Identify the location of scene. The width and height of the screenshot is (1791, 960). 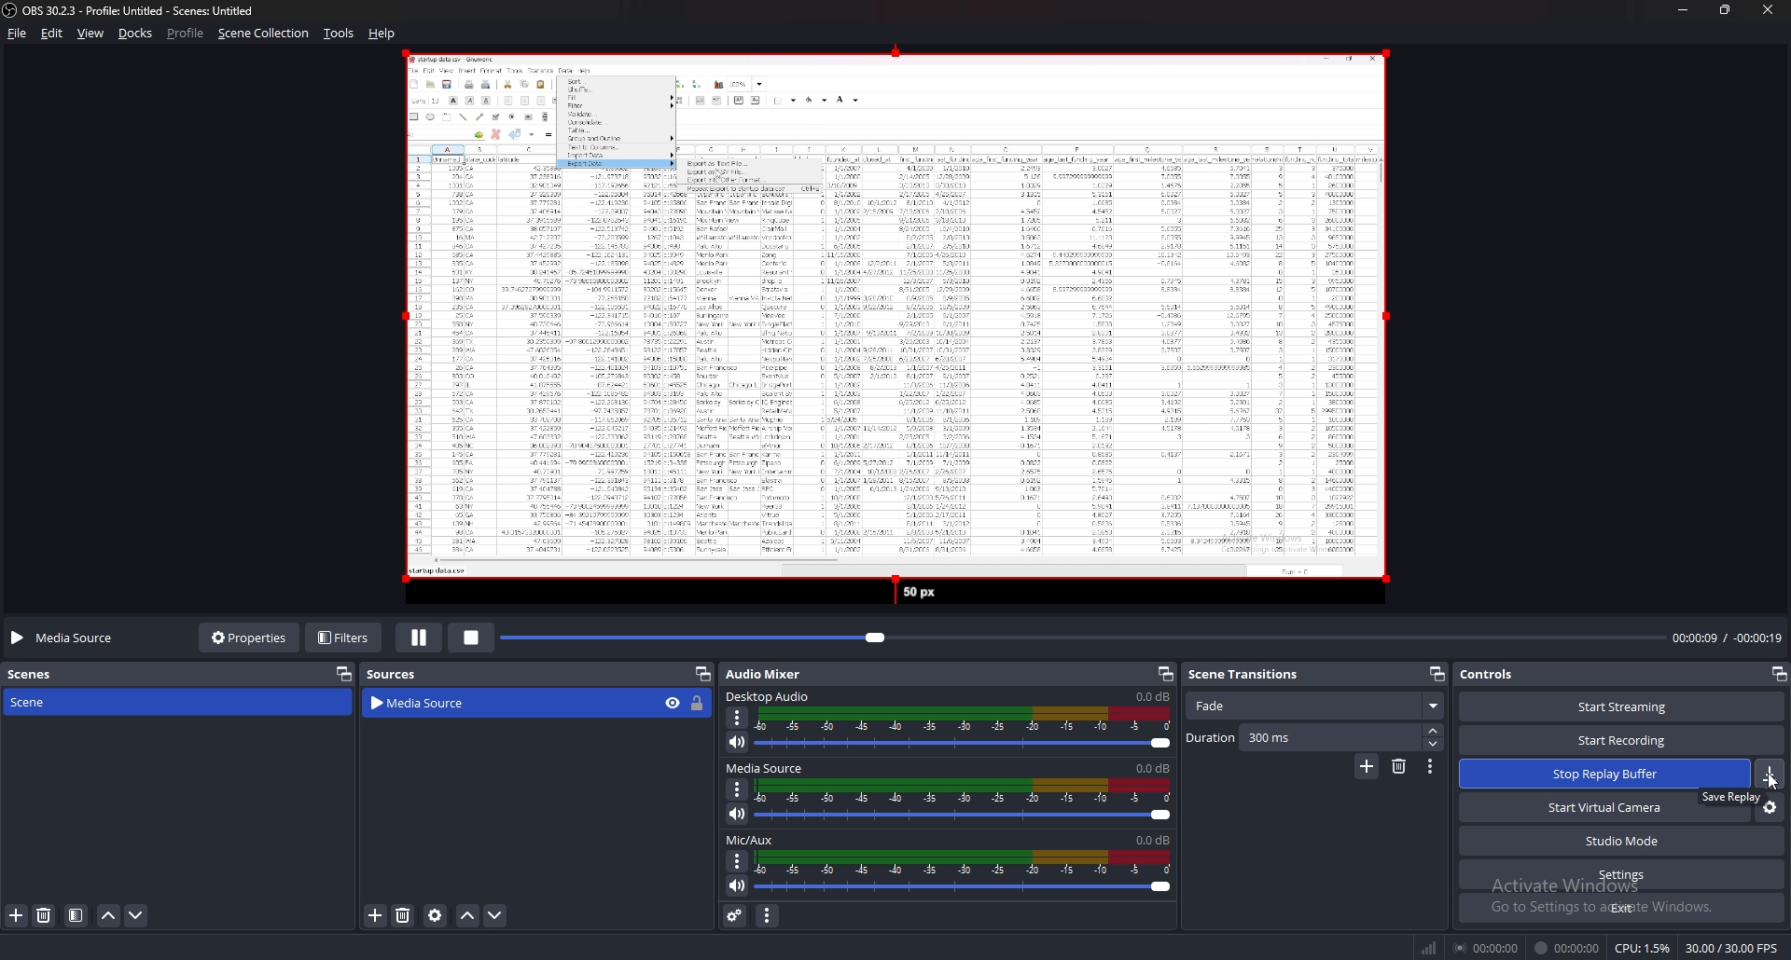
(35, 702).